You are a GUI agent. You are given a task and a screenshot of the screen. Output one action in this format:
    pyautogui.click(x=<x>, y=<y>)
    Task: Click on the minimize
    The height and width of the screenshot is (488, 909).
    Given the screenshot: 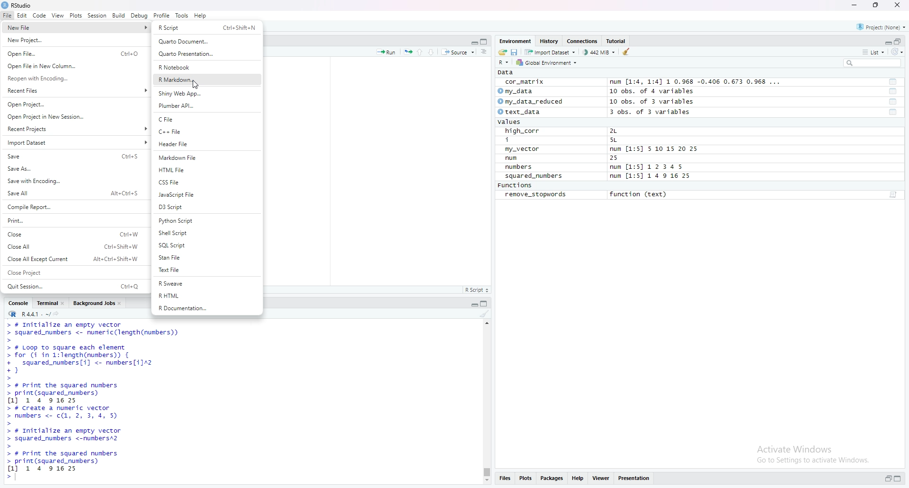 What is the action you would take?
    pyautogui.click(x=853, y=5)
    